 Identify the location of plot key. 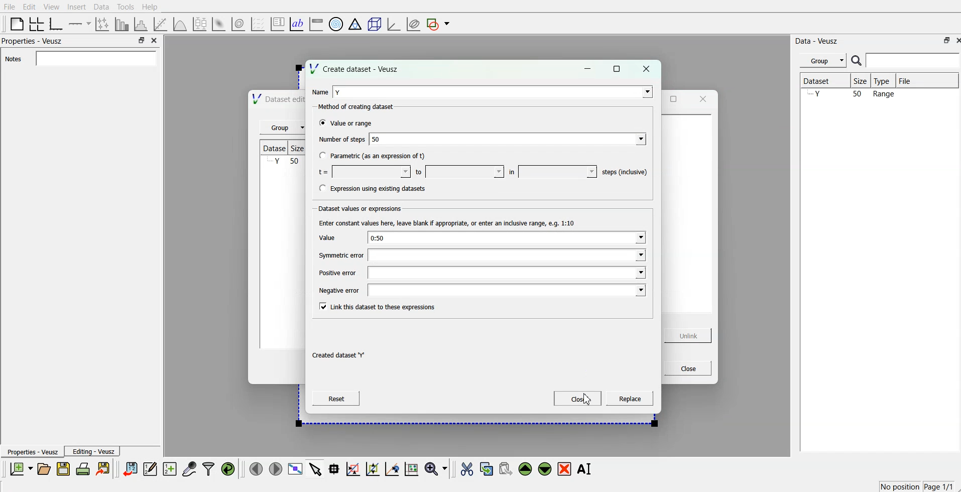
(277, 23).